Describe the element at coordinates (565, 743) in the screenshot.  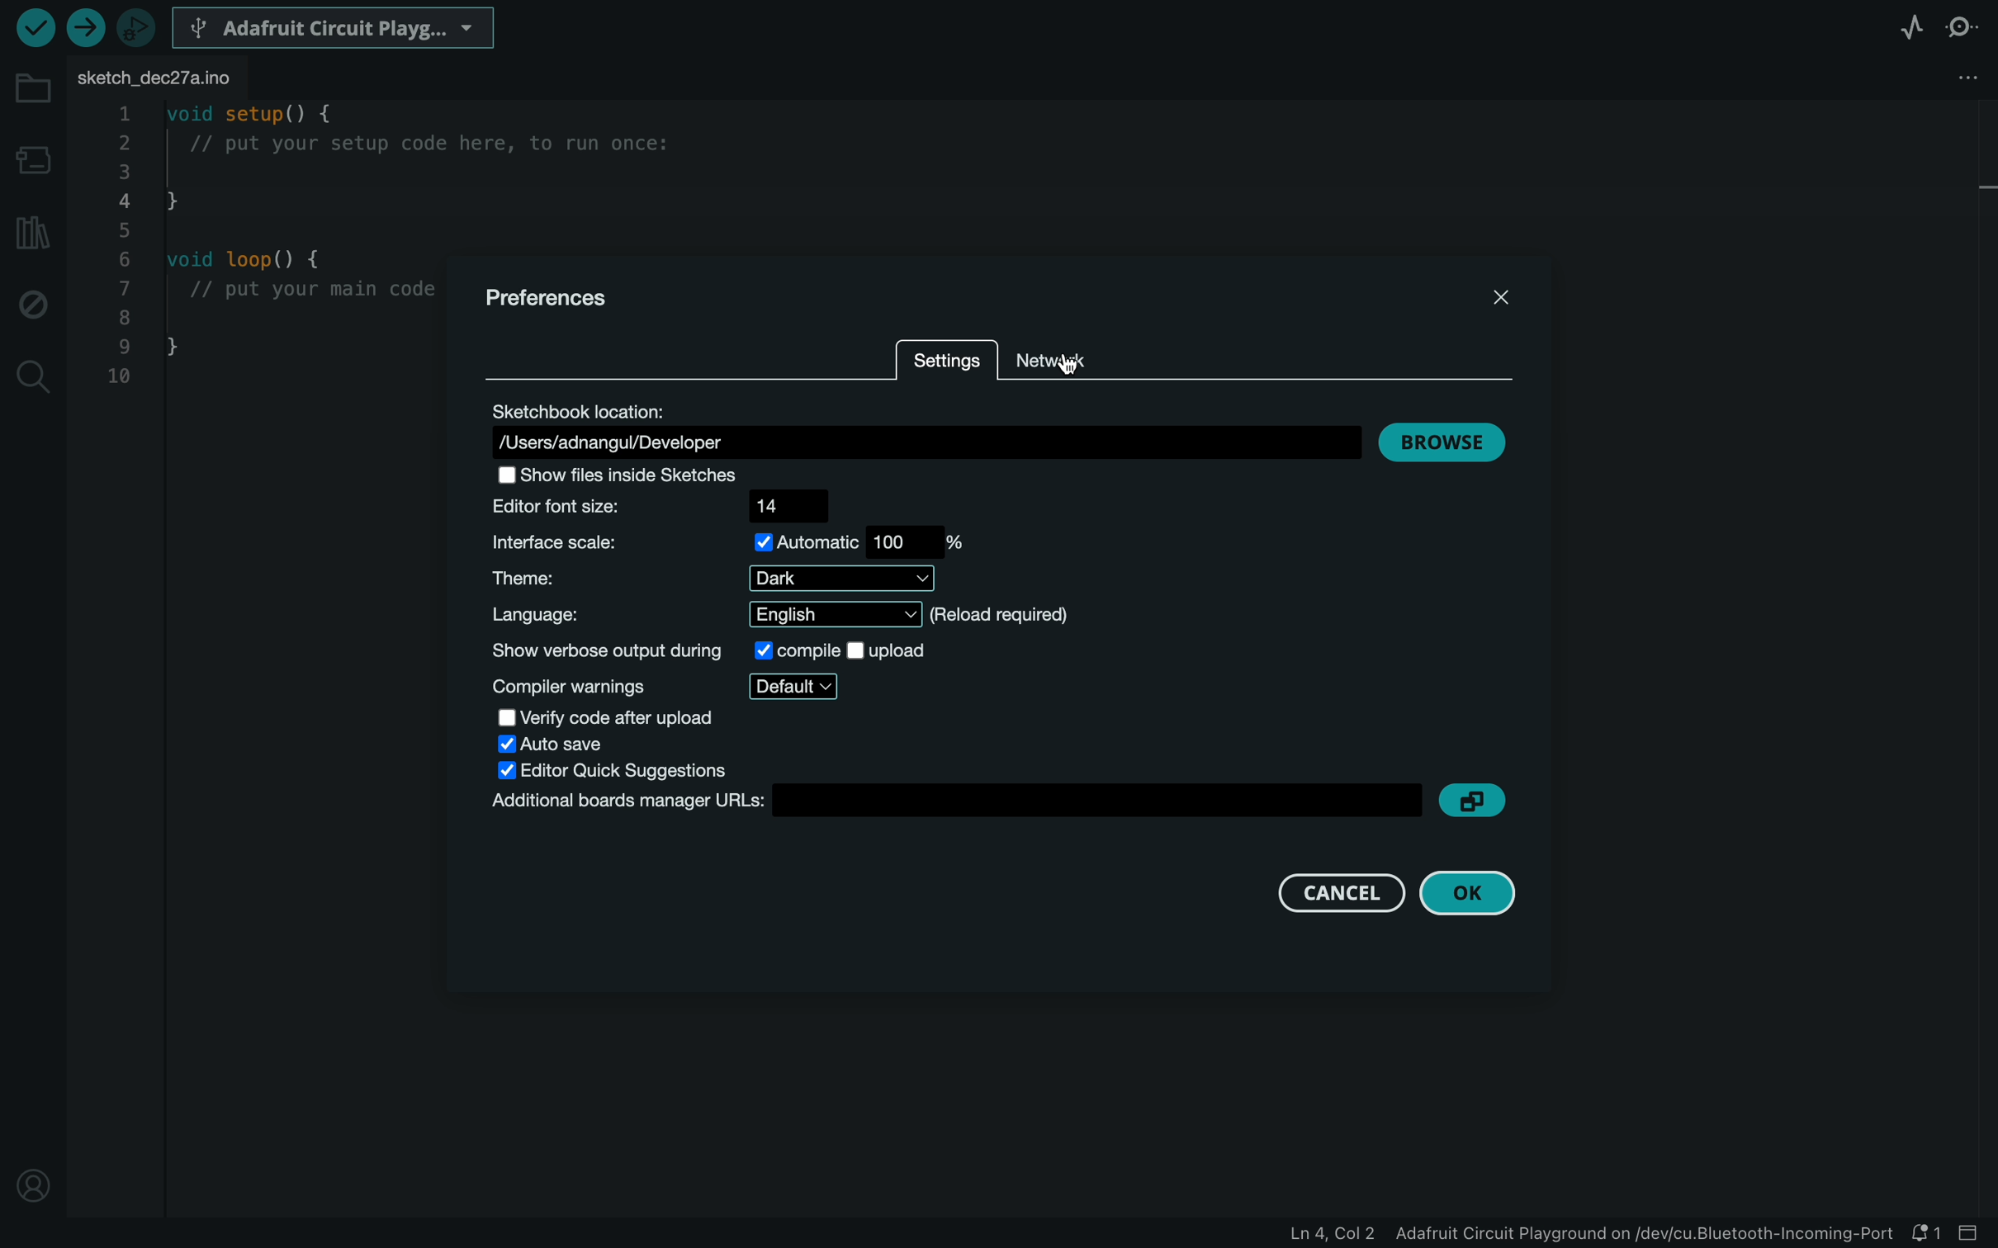
I see `auto save` at that location.